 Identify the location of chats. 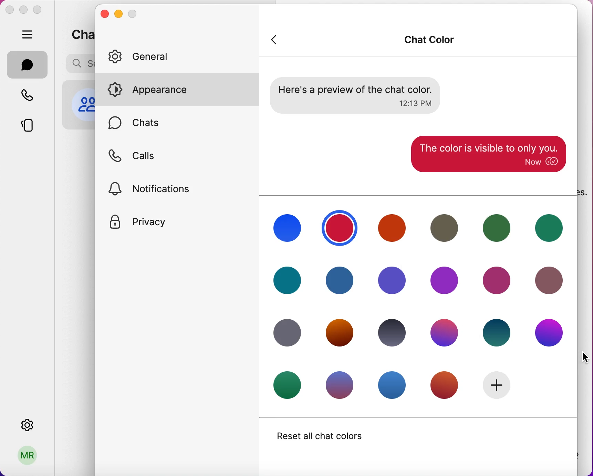
(80, 33).